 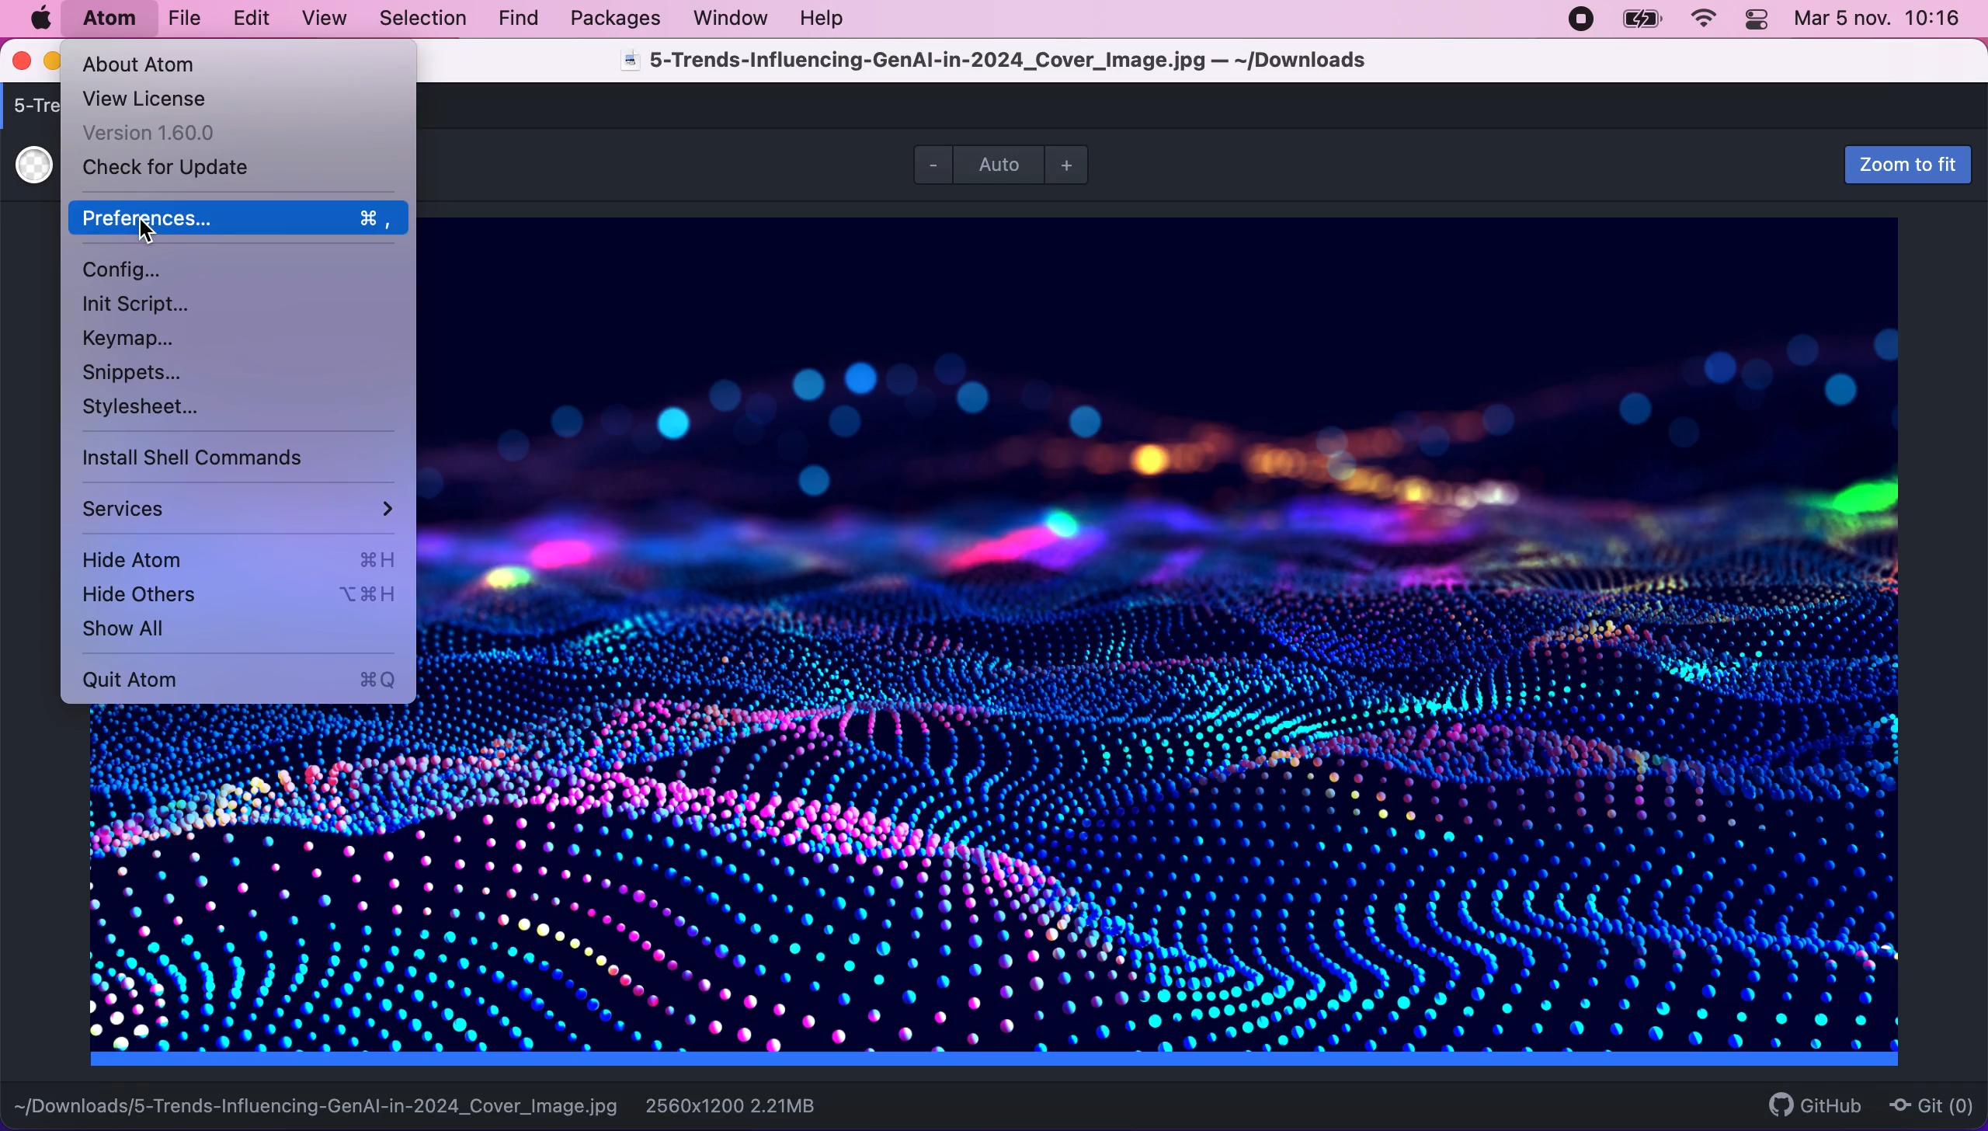 I want to click on preferences, so click(x=236, y=219).